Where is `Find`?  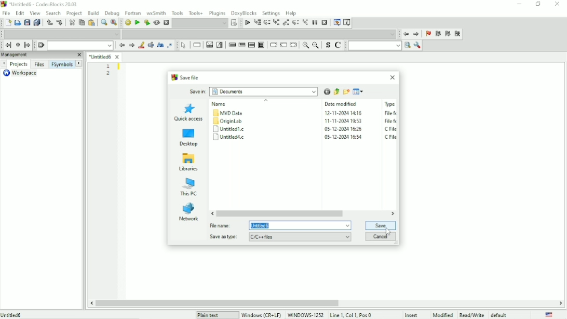 Find is located at coordinates (103, 23).